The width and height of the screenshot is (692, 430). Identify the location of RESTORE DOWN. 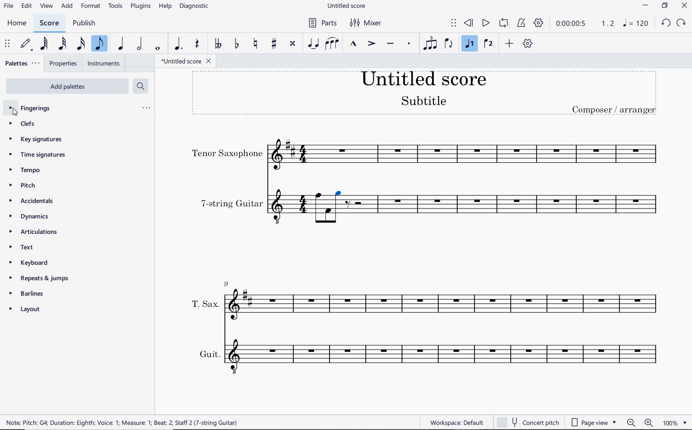
(666, 6).